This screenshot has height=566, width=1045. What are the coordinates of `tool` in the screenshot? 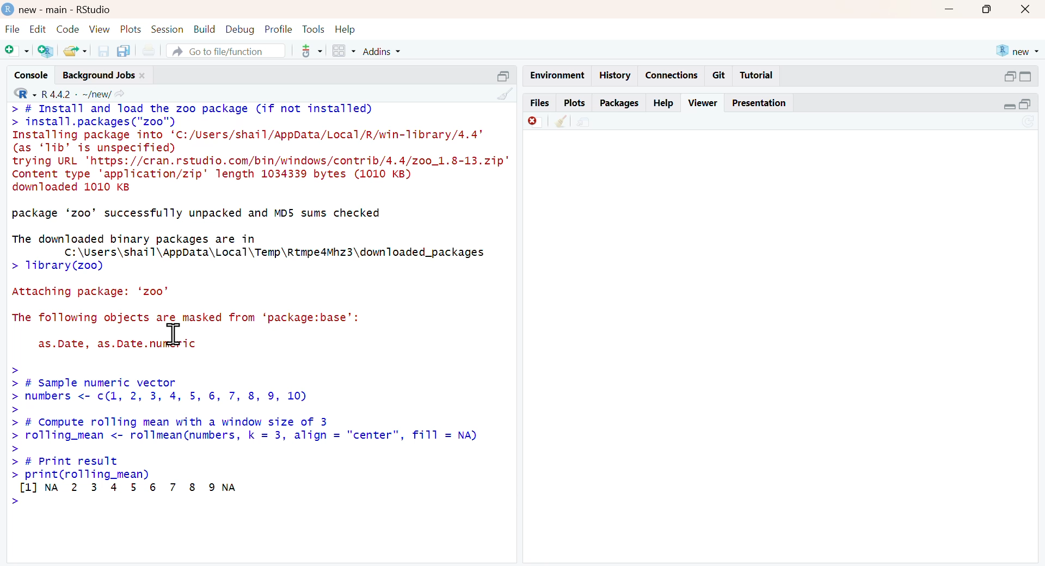 It's located at (312, 51).